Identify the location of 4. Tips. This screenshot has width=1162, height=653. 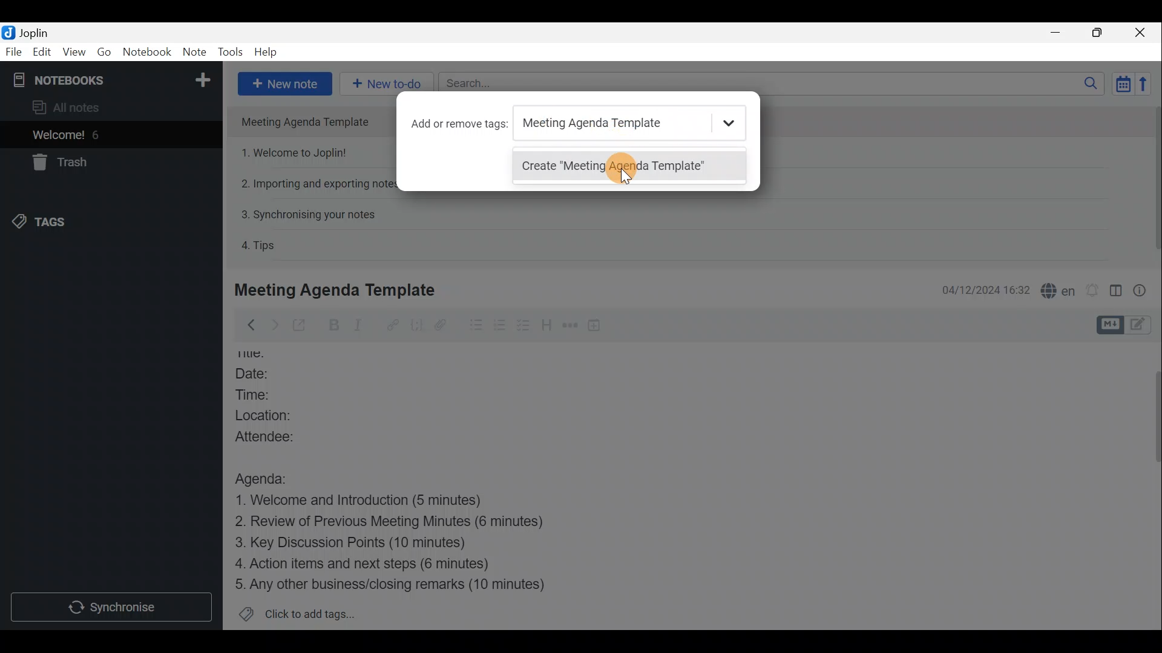
(259, 245).